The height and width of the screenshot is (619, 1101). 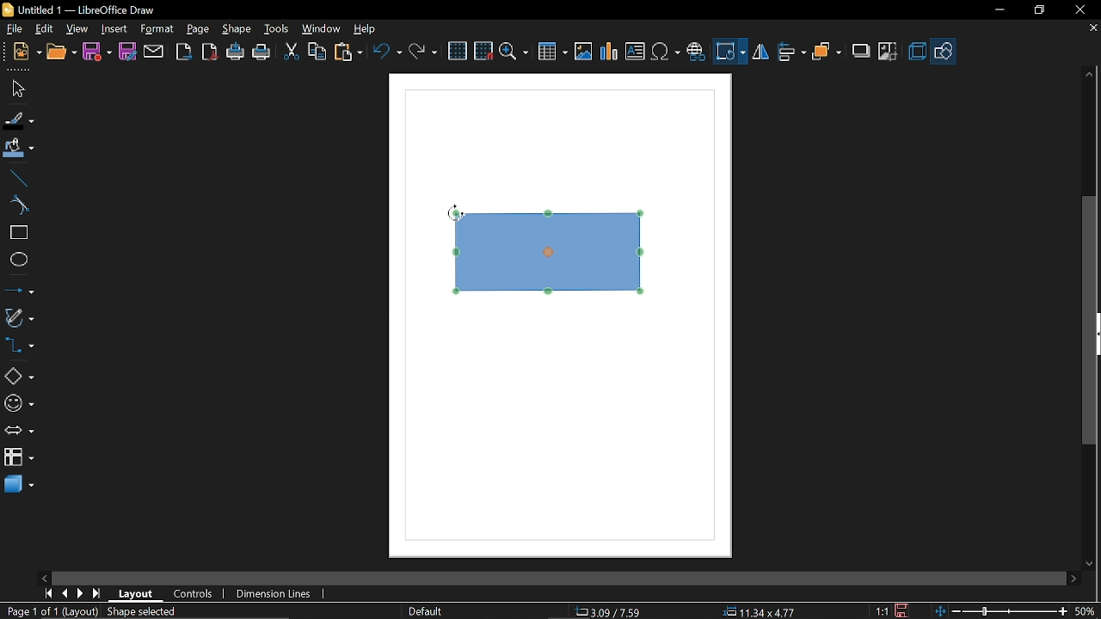 I want to click on UNdo, so click(x=389, y=51).